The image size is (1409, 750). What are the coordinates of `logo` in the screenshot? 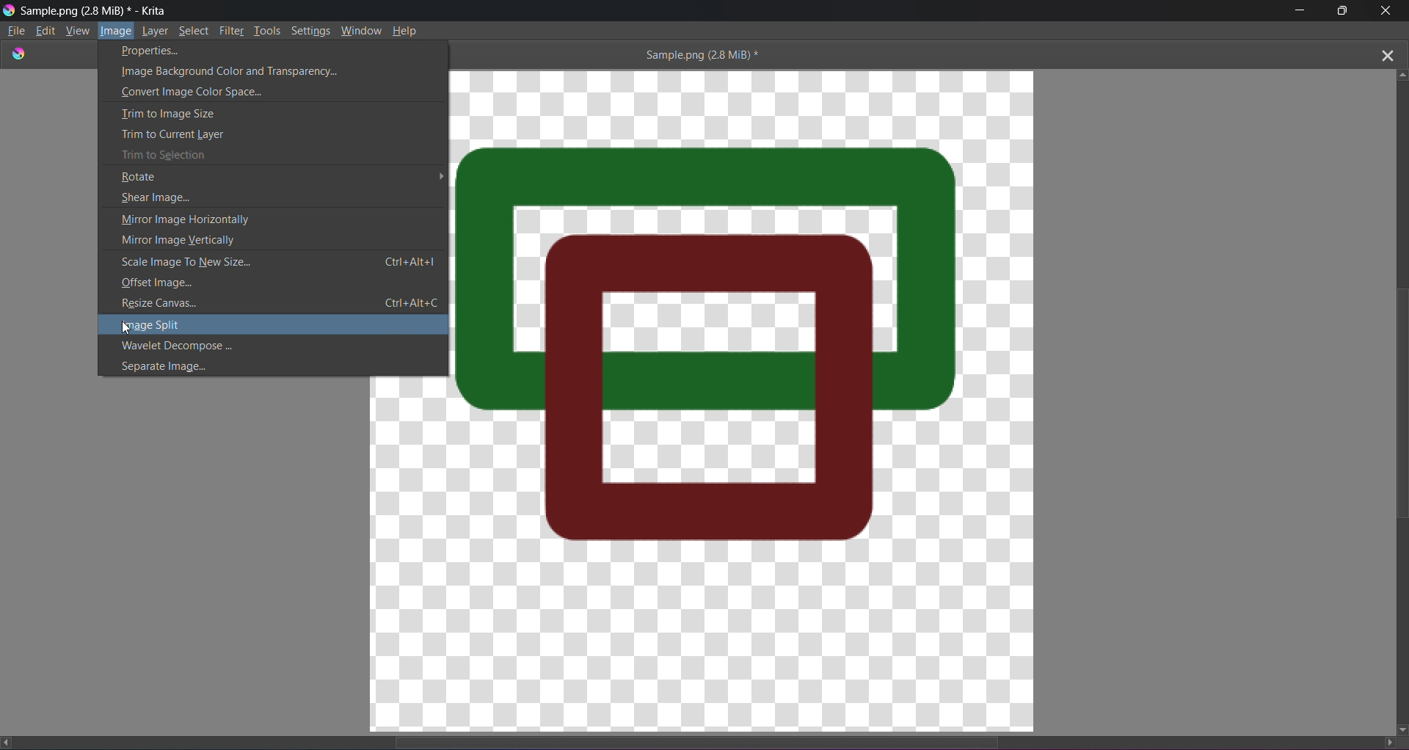 It's located at (19, 53).